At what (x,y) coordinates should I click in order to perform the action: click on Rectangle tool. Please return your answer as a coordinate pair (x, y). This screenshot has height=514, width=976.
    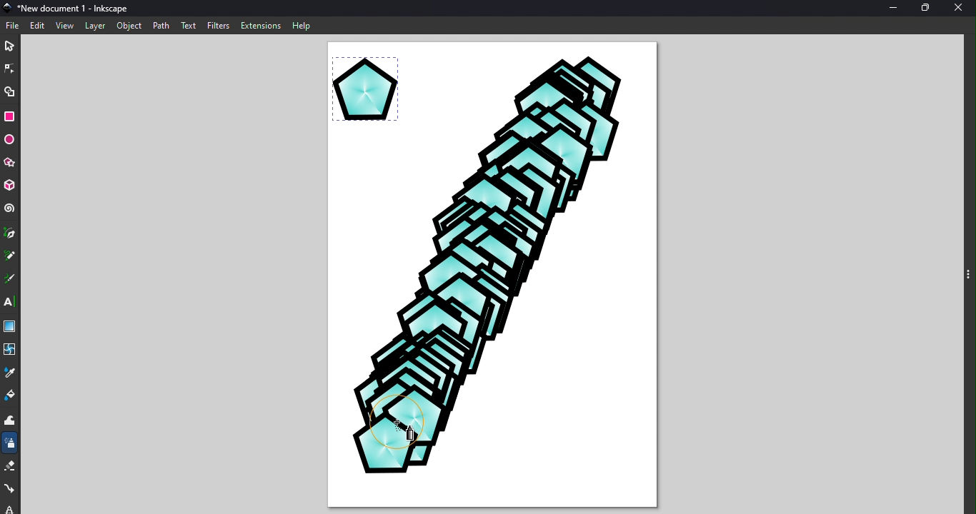
    Looking at the image, I should click on (11, 118).